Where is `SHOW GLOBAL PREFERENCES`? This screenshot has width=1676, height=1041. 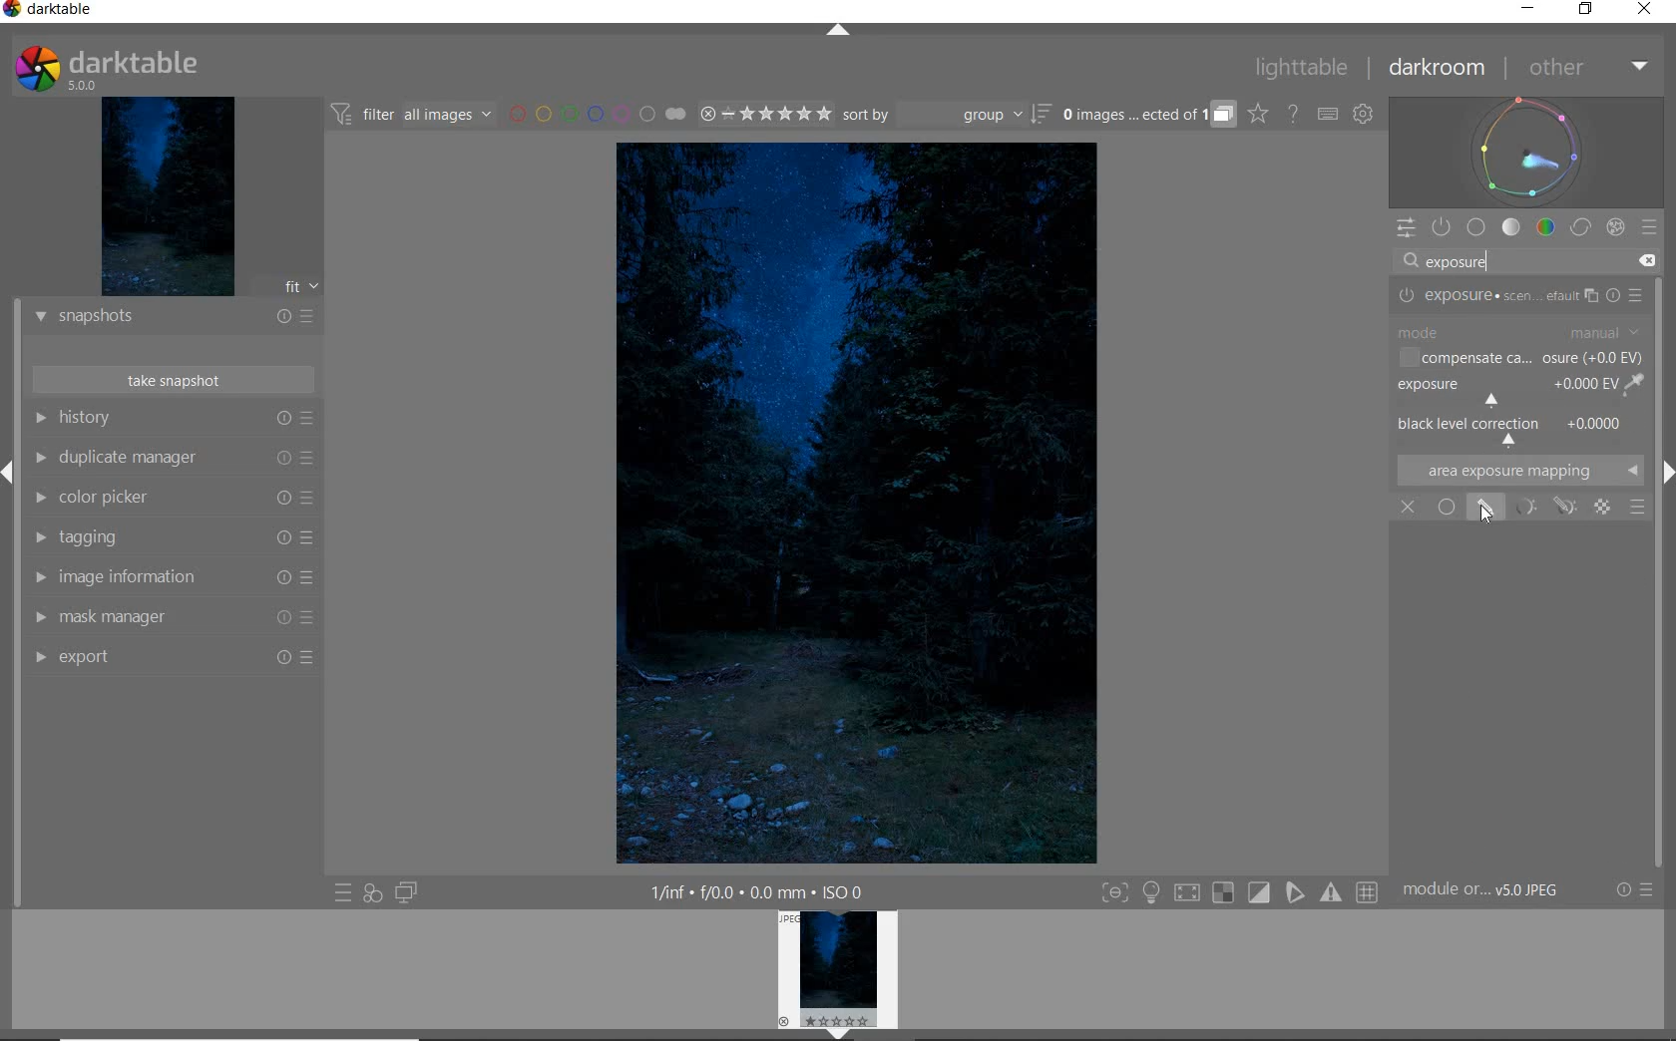 SHOW GLOBAL PREFERENCES is located at coordinates (1363, 114).